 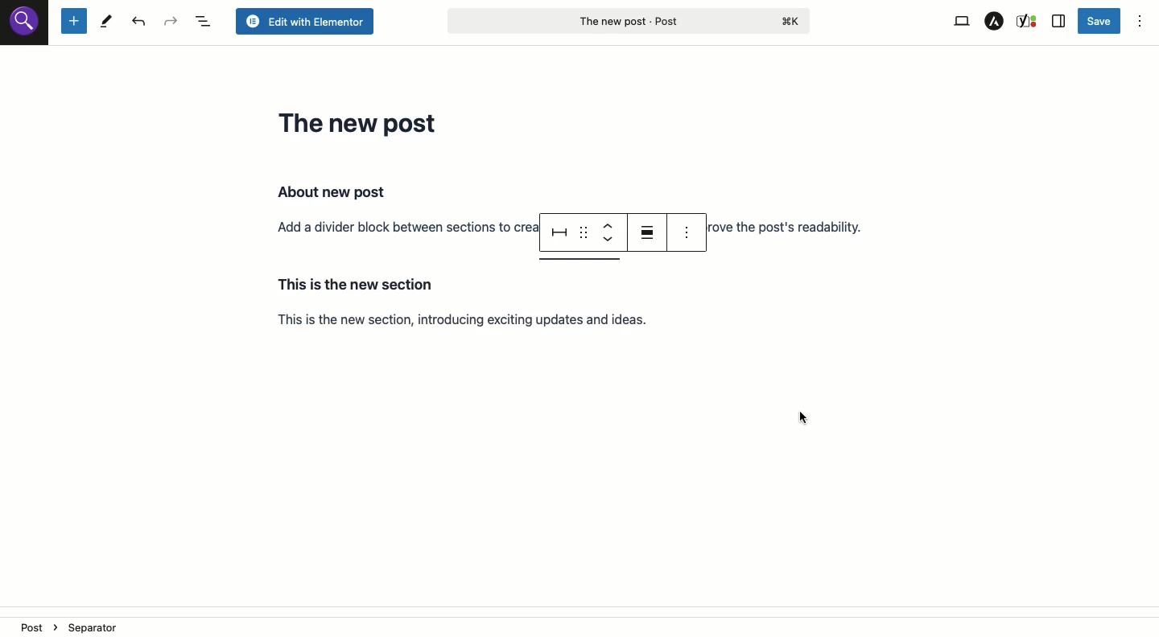 I want to click on Yoast, so click(x=1028, y=20).